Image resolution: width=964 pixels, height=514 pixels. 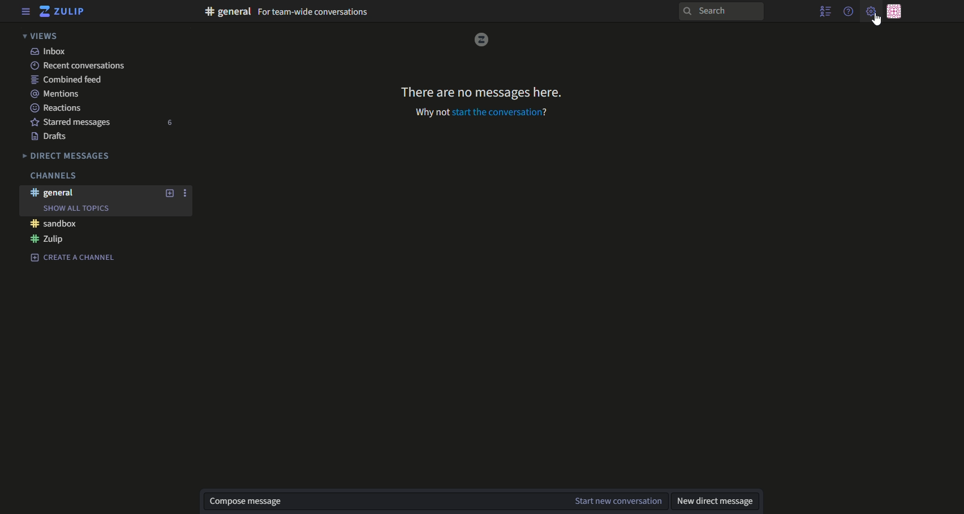 What do you see at coordinates (849, 11) in the screenshot?
I see `help menu` at bounding box center [849, 11].